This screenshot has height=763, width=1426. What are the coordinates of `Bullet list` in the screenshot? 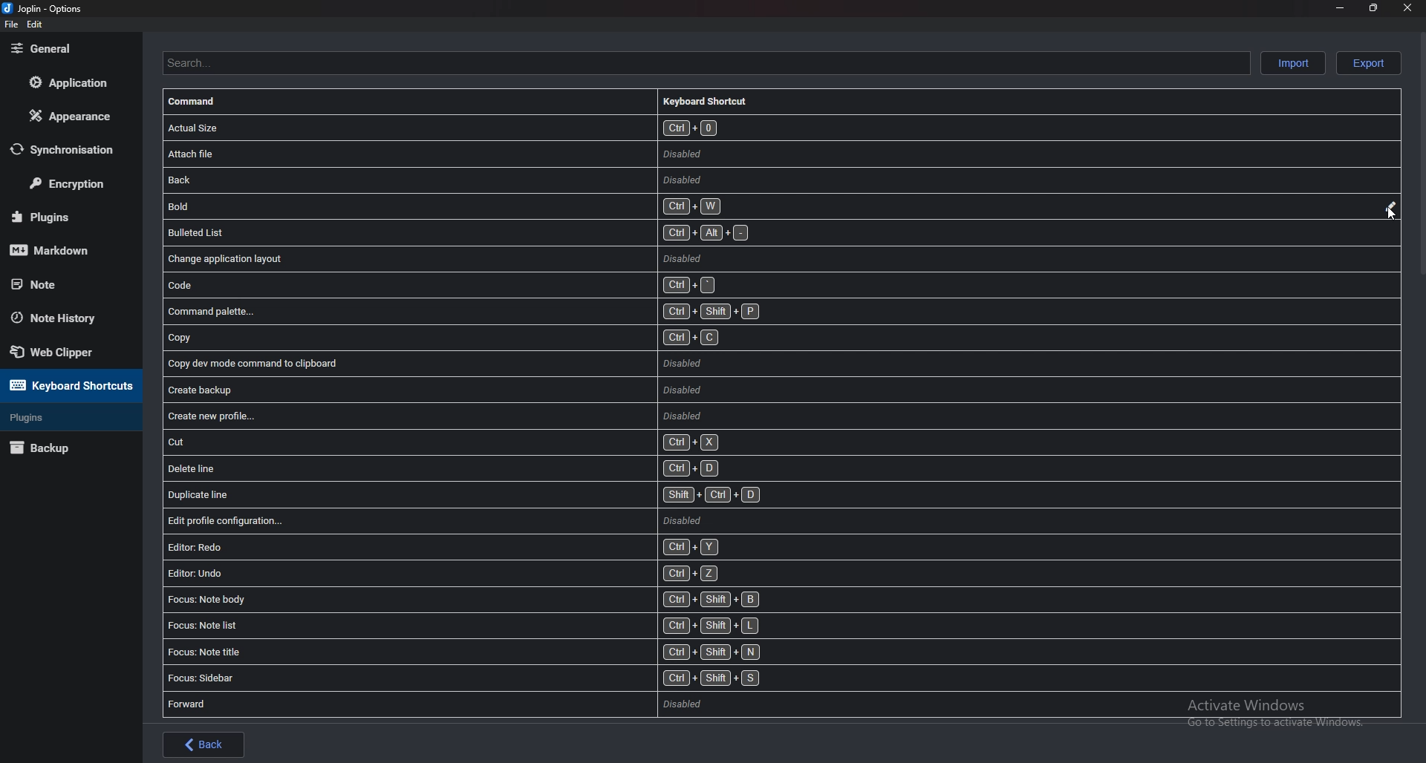 It's located at (541, 231).